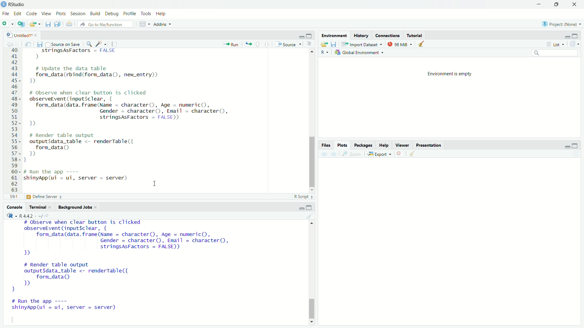  What do you see at coordinates (309, 45) in the screenshot?
I see `show document outline` at bounding box center [309, 45].